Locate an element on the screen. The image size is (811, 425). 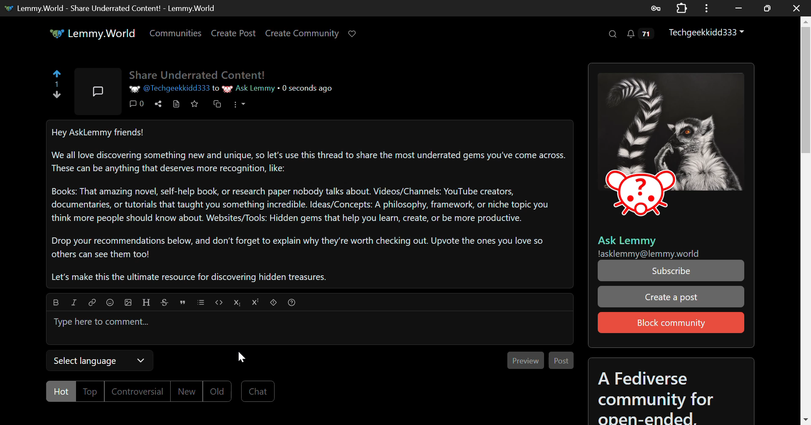
Notifications is located at coordinates (640, 36).